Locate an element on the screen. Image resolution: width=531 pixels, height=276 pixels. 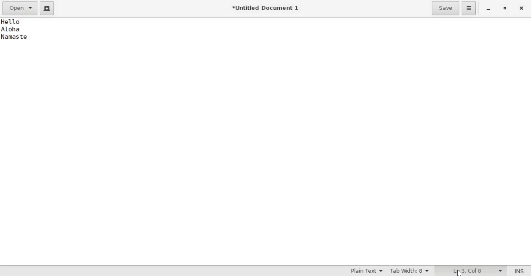
close is located at coordinates (522, 8).